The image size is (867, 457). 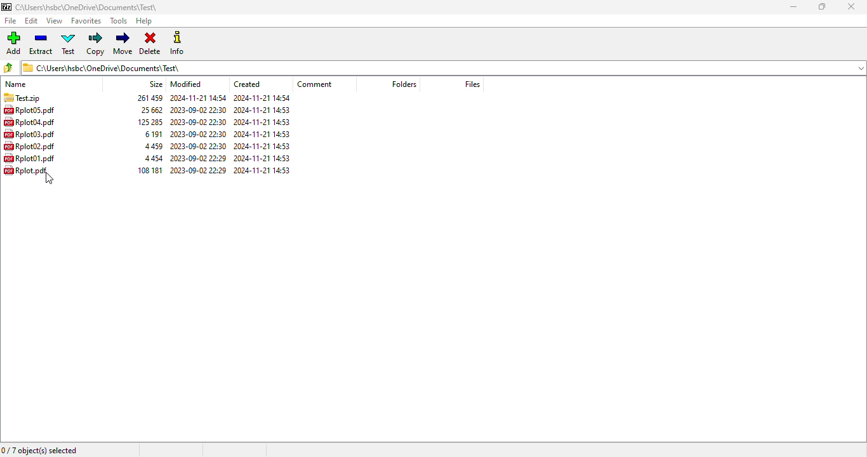 What do you see at coordinates (55, 21) in the screenshot?
I see `view` at bounding box center [55, 21].